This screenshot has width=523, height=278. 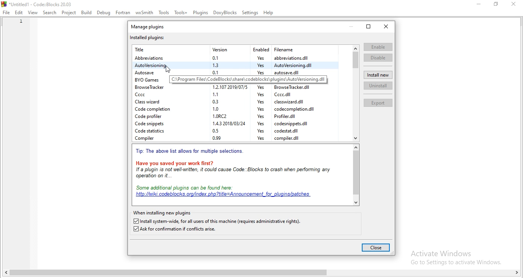 What do you see at coordinates (168, 69) in the screenshot?
I see `cursor` at bounding box center [168, 69].